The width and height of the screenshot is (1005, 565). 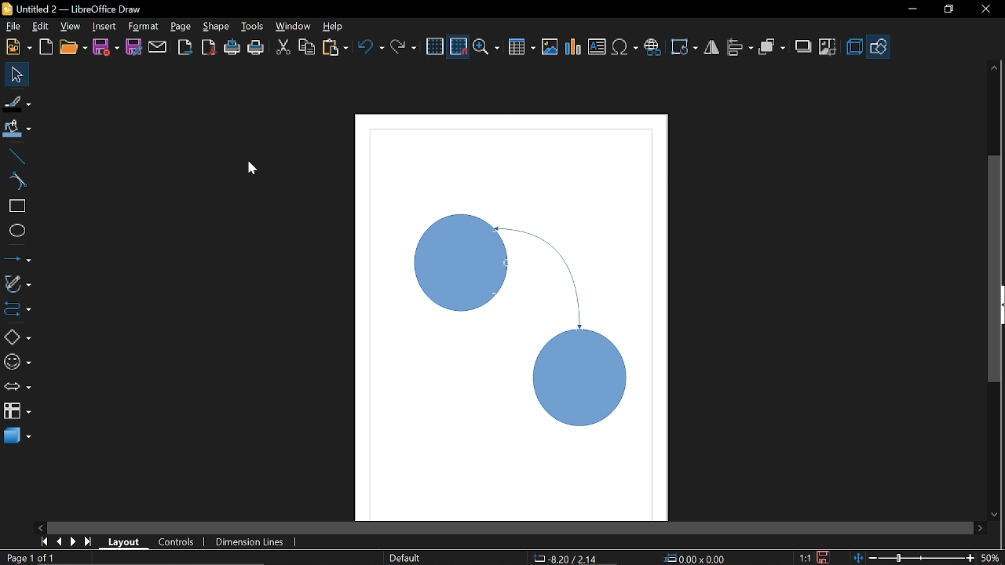 What do you see at coordinates (806, 557) in the screenshot?
I see `Scaling factor` at bounding box center [806, 557].